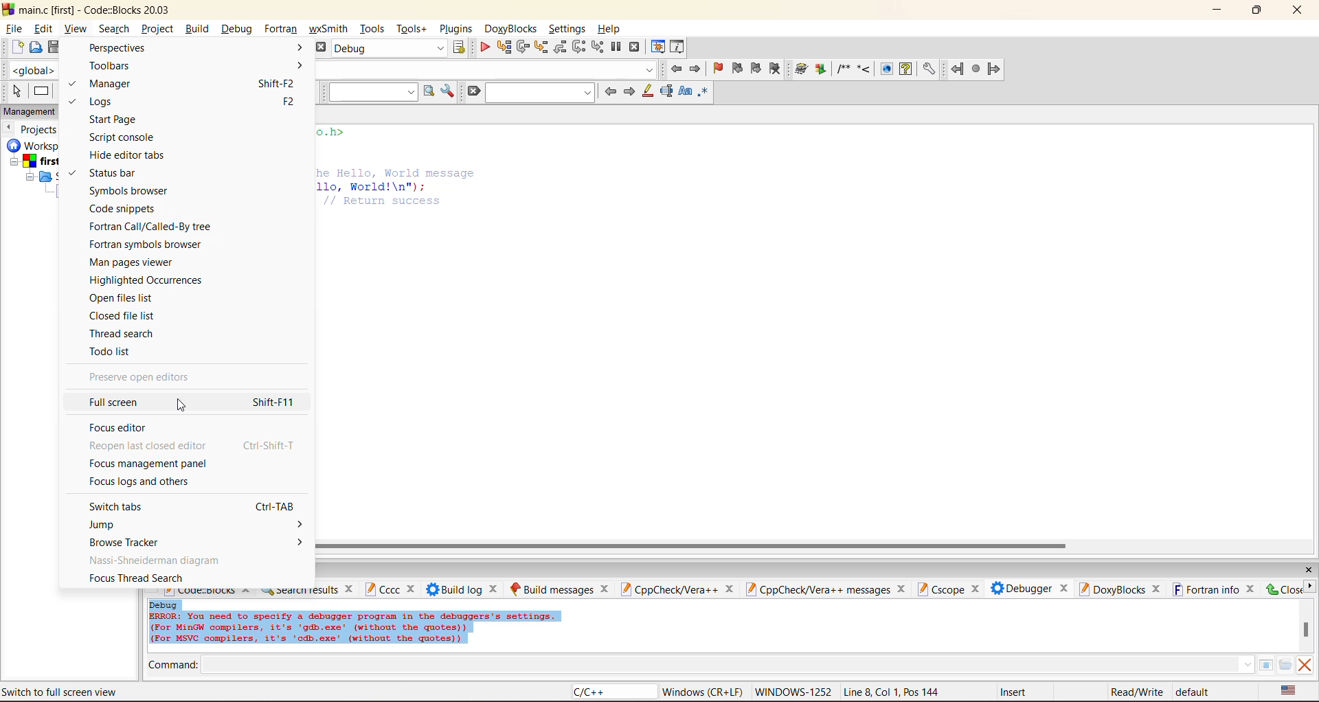  I want to click on Debug

ERROR: You need to specify a debugger program in the debuggers's settings.
(For MinGW compilers, it's 'gdb.exe' (without the quotes))

(For MSVC compilers, it's 'cdb.exe' (without the quotes)), so click(355, 624).